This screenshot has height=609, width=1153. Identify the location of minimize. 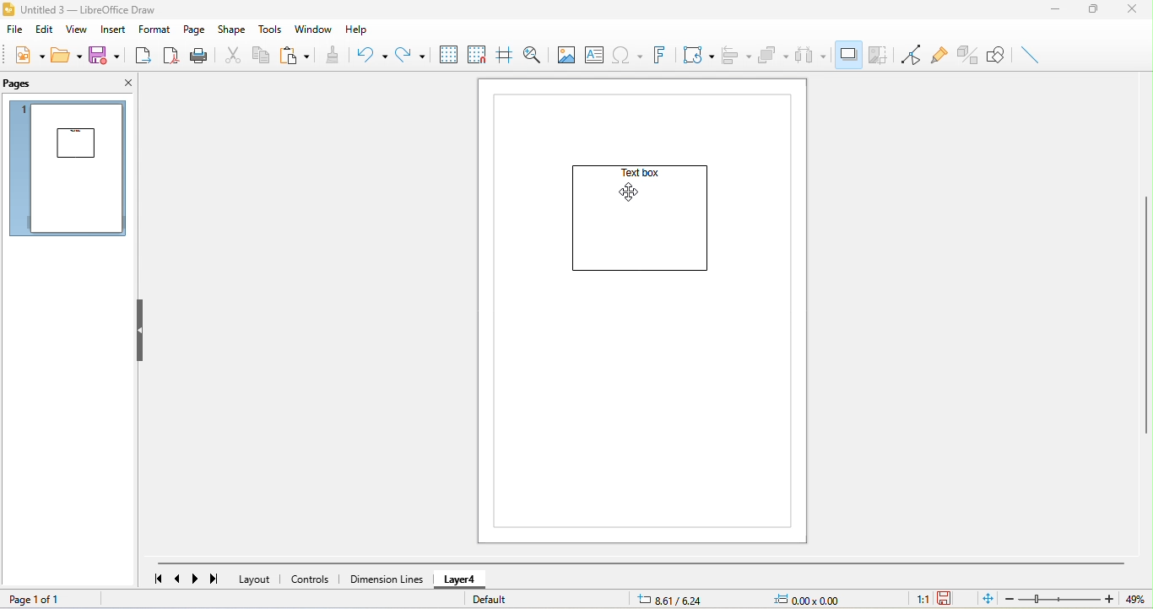
(1058, 9).